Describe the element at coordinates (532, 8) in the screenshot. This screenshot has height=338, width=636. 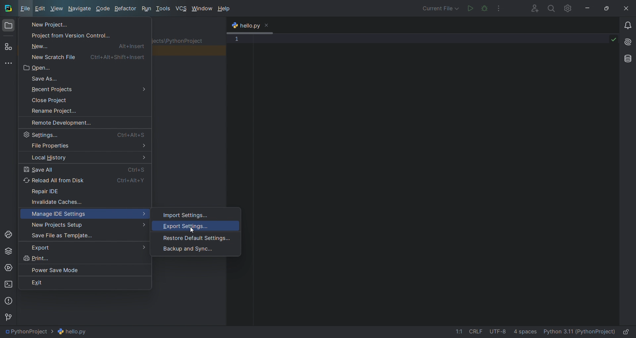
I see `collab` at that location.